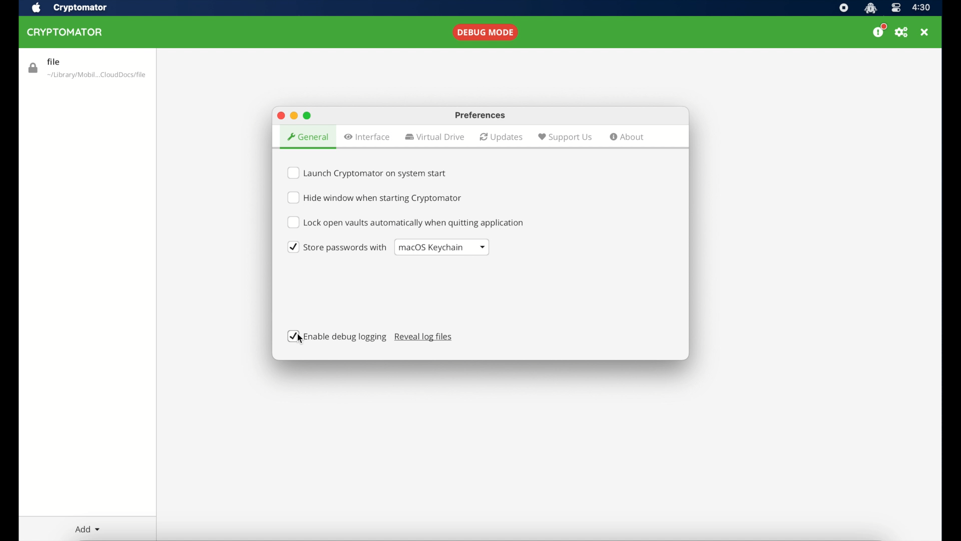 The height and width of the screenshot is (541, 961). Describe the element at coordinates (879, 31) in the screenshot. I see `donate us` at that location.